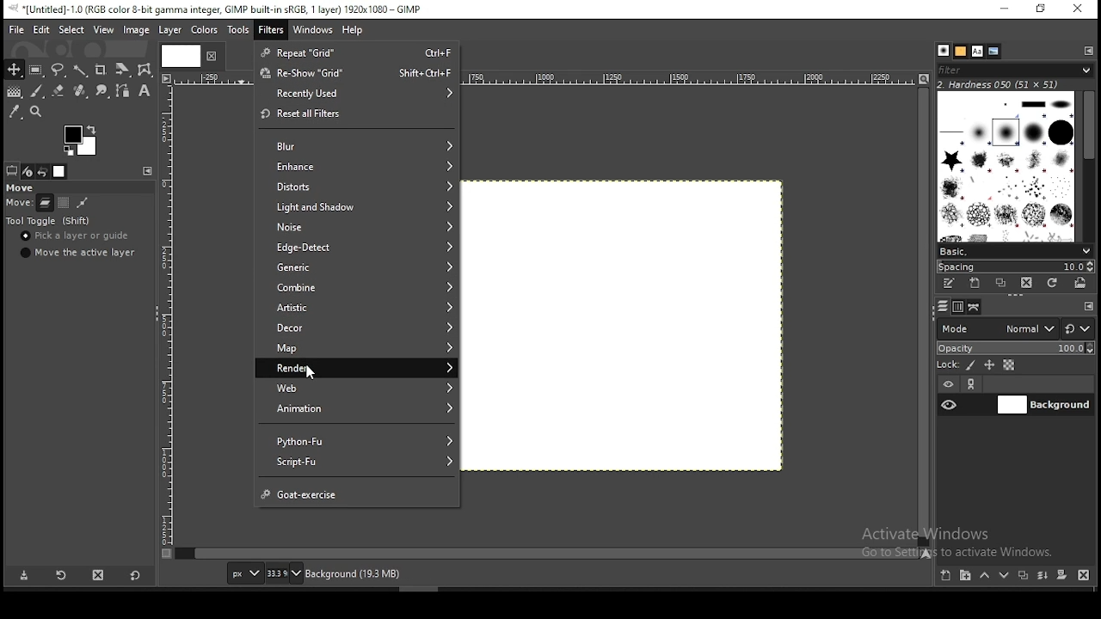 The width and height of the screenshot is (1101, 619). I want to click on wrap transform, so click(145, 69).